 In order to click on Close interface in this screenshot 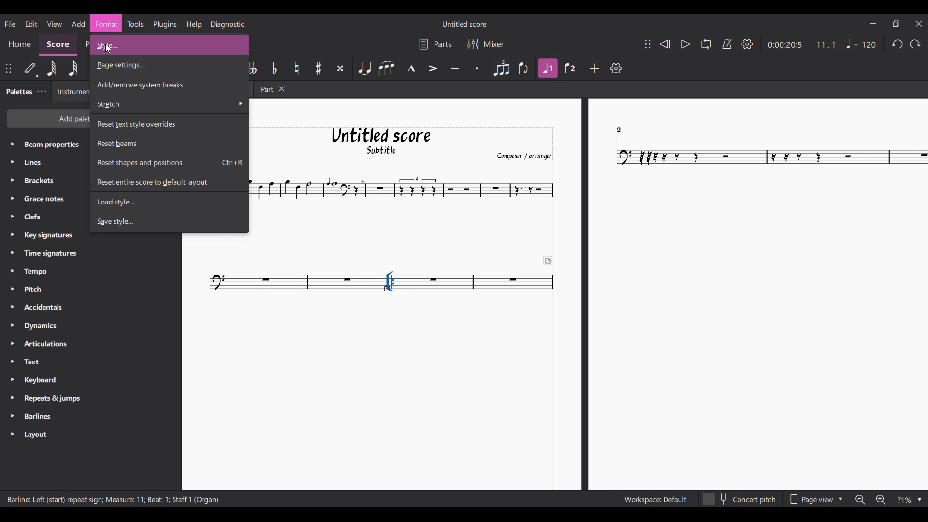, I will do `click(919, 23)`.